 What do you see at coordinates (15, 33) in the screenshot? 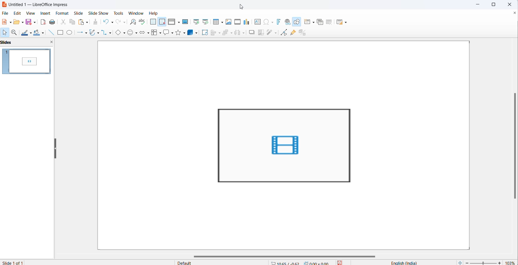
I see `zoom and pan` at bounding box center [15, 33].